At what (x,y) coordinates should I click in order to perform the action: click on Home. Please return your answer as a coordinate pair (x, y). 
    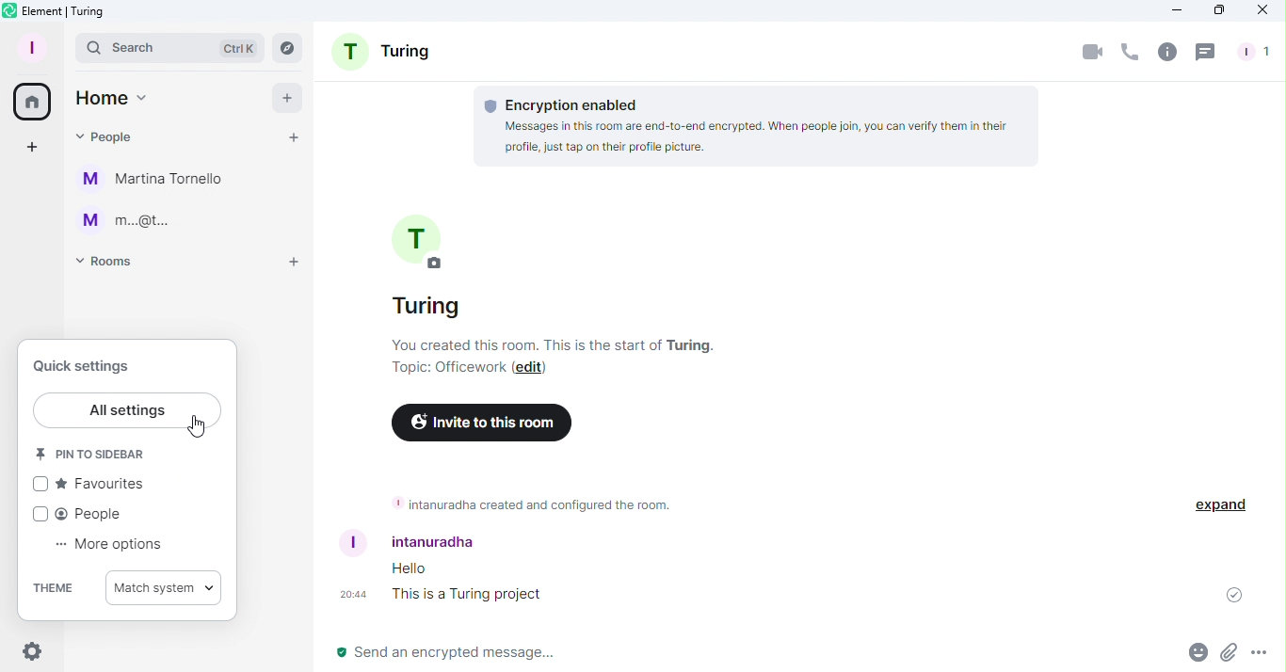
    Looking at the image, I should click on (111, 97).